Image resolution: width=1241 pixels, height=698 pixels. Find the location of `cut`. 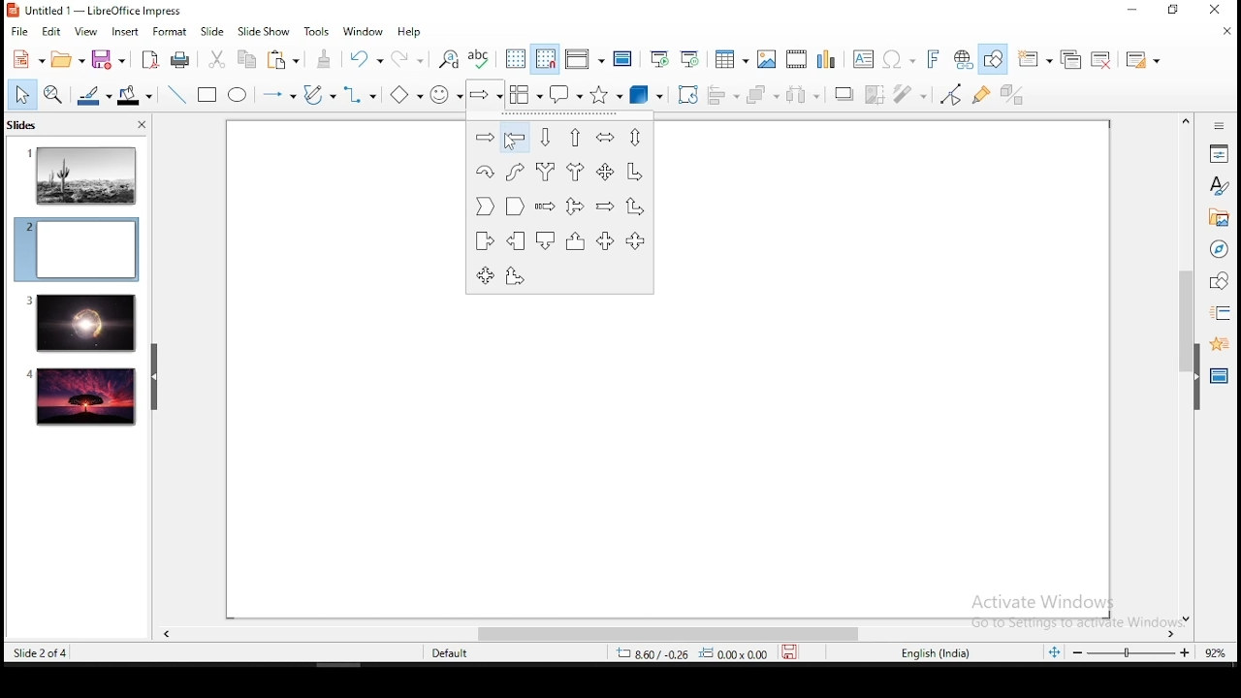

cut is located at coordinates (215, 58).